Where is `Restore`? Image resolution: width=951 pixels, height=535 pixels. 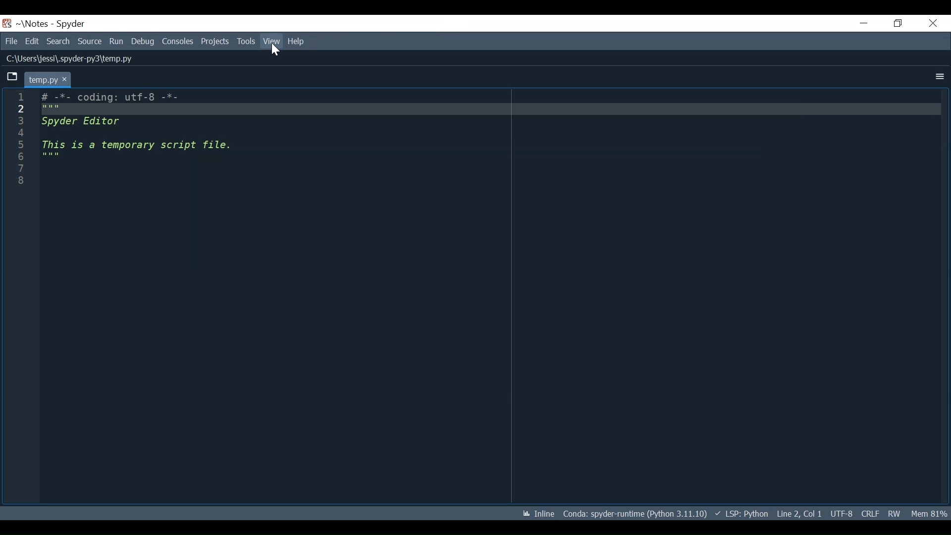 Restore is located at coordinates (895, 24).